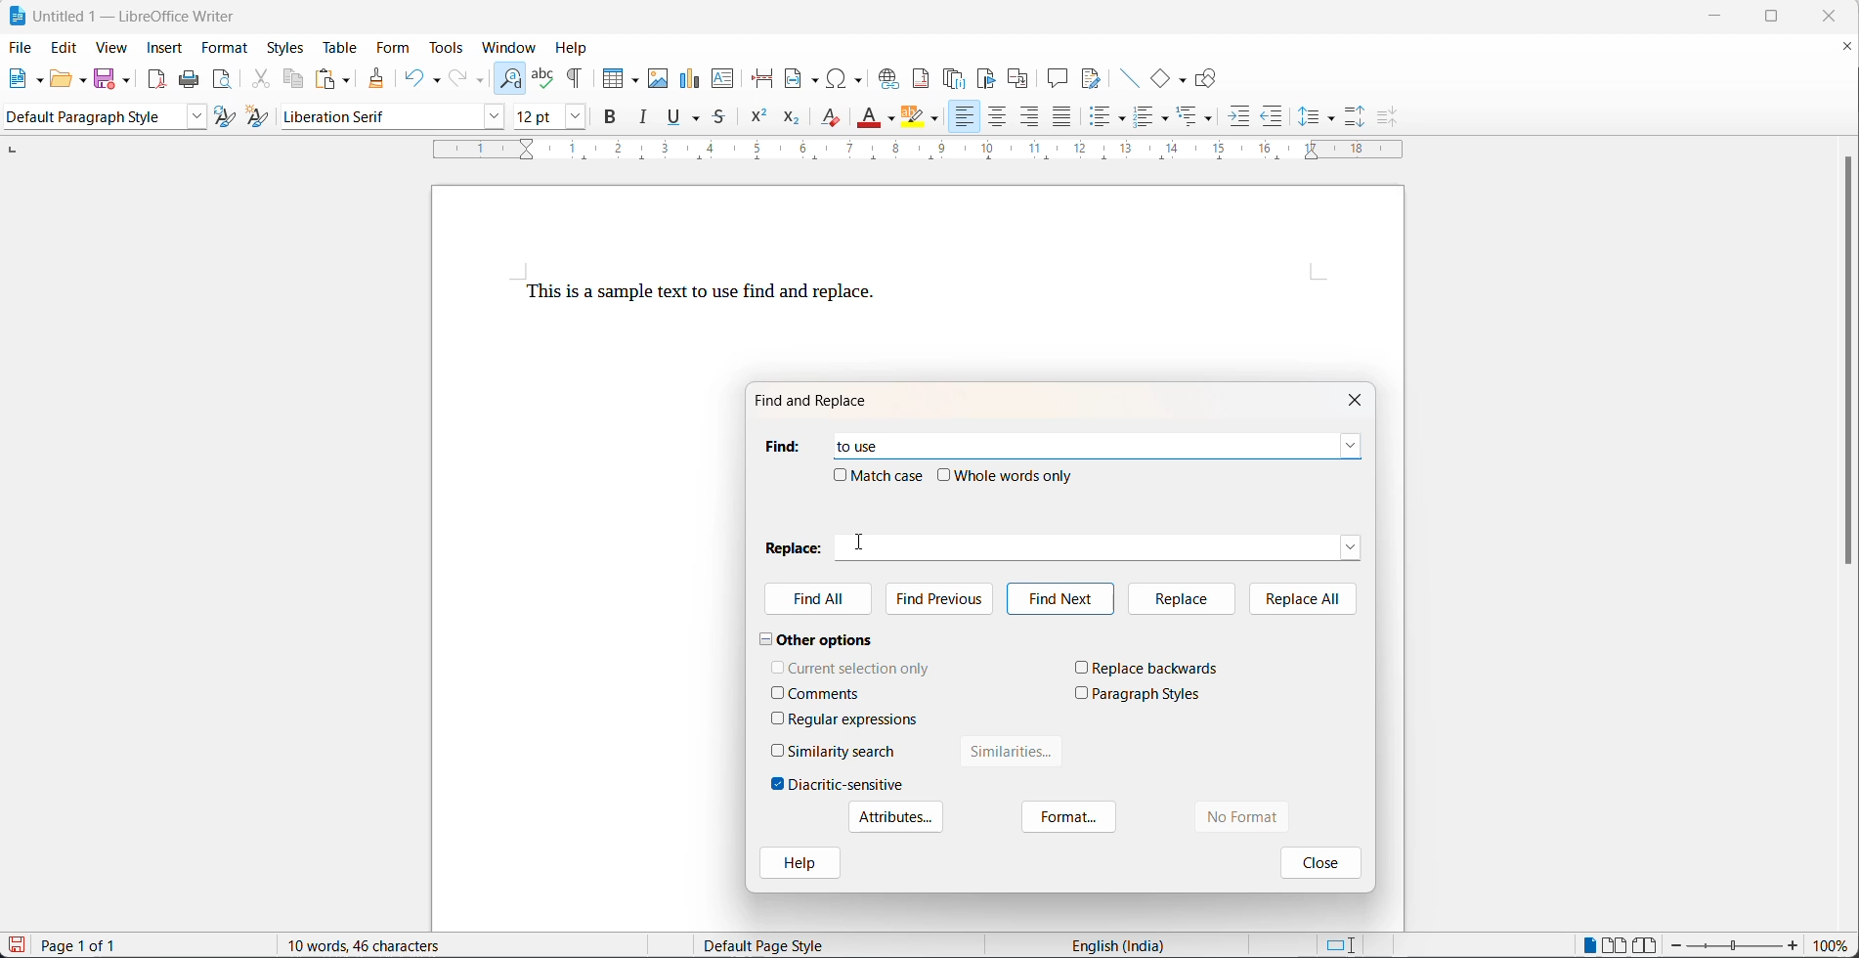 Image resolution: width=1859 pixels, height=958 pixels. Describe the element at coordinates (777, 945) in the screenshot. I see `Default page style` at that location.